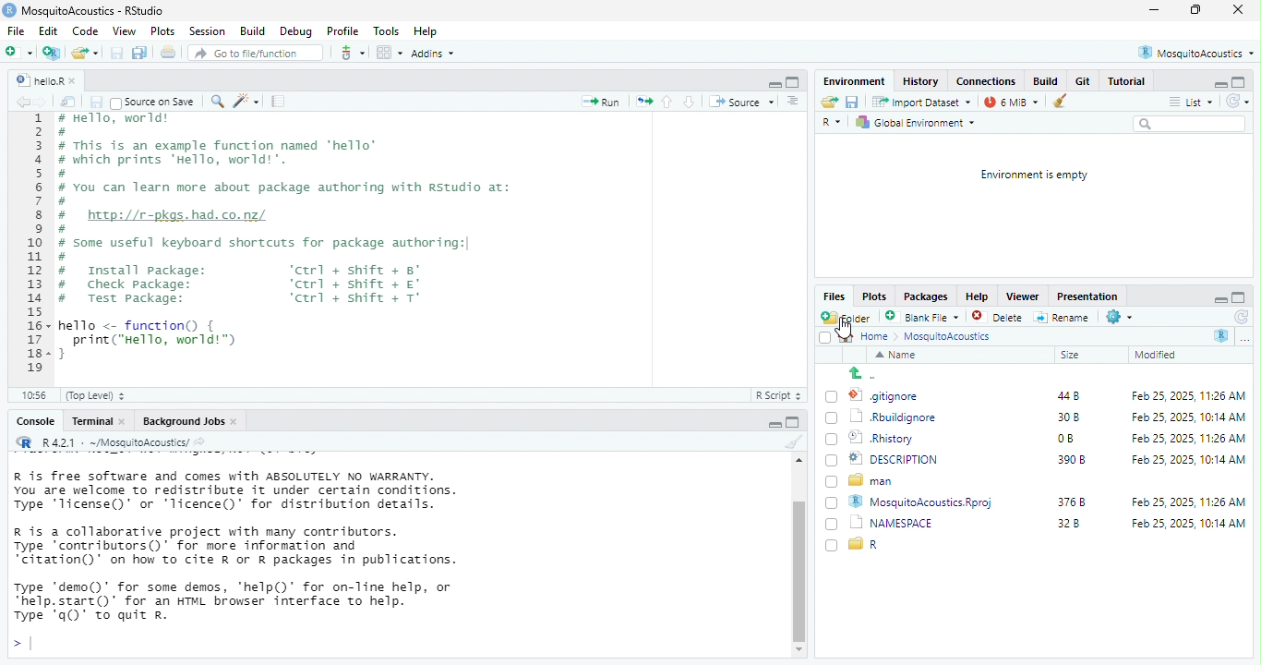 This screenshot has height=665, width=1261. What do you see at coordinates (1077, 526) in the screenshot?
I see `32b` at bounding box center [1077, 526].